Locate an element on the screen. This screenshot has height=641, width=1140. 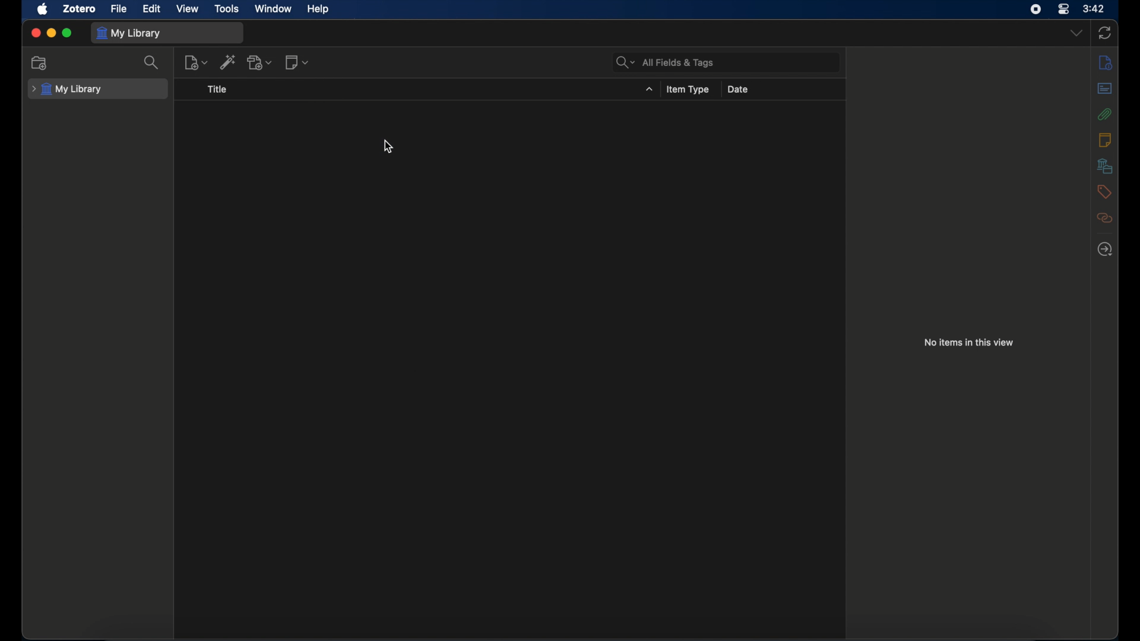
apple icon is located at coordinates (43, 9).